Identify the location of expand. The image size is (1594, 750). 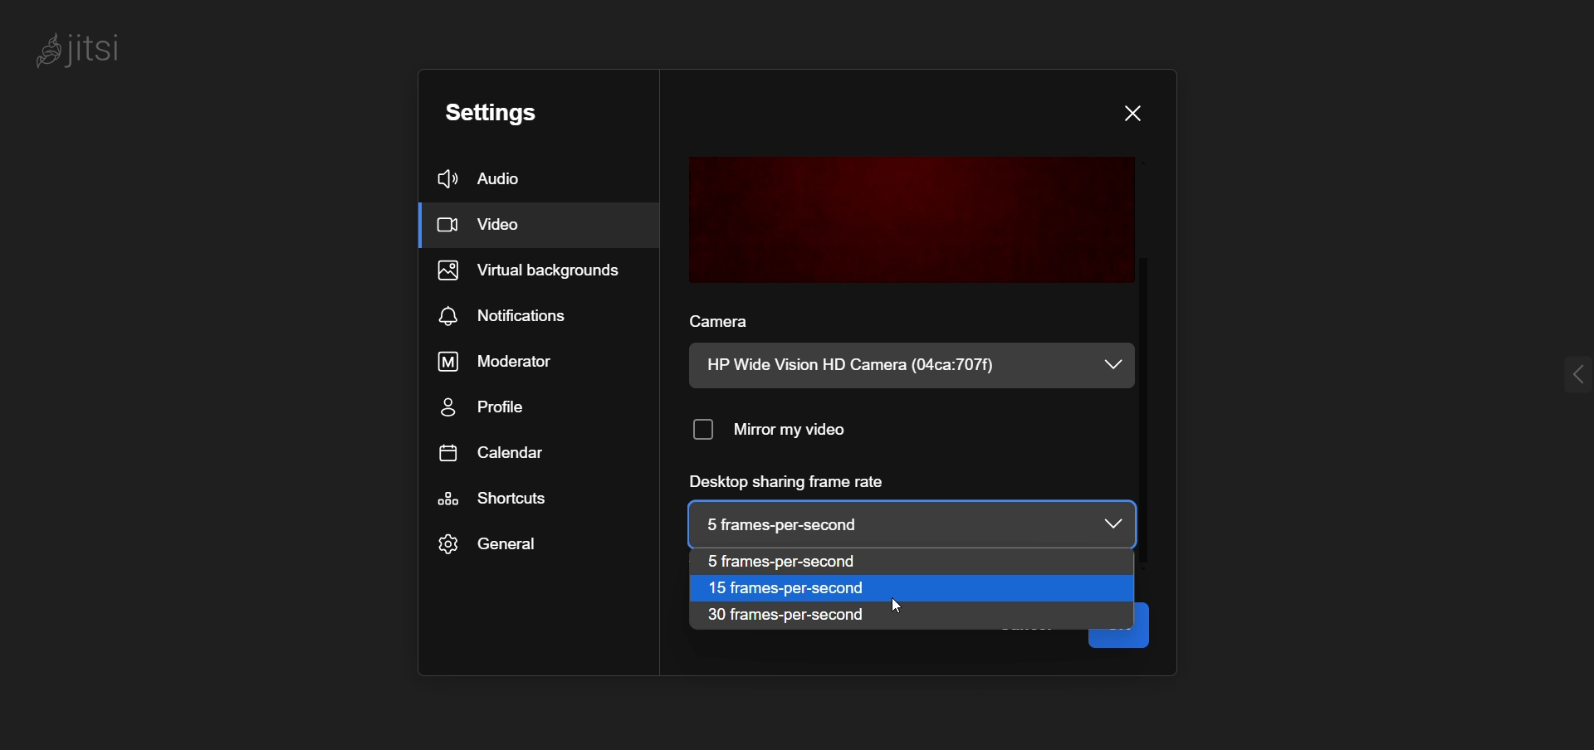
(1551, 373).